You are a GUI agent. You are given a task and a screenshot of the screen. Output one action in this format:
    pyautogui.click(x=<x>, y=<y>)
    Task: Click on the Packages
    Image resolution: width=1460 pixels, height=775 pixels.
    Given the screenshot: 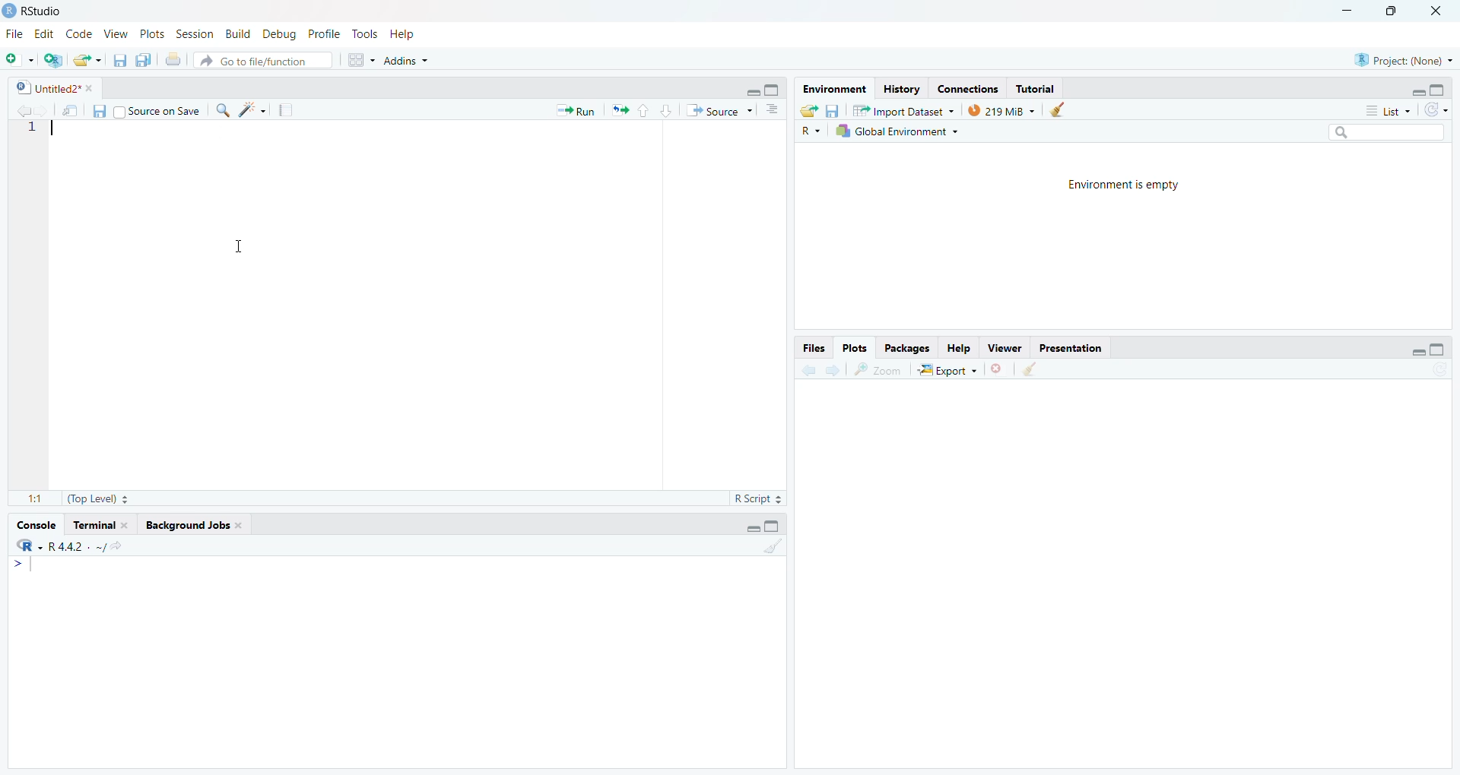 What is the action you would take?
    pyautogui.click(x=906, y=348)
    